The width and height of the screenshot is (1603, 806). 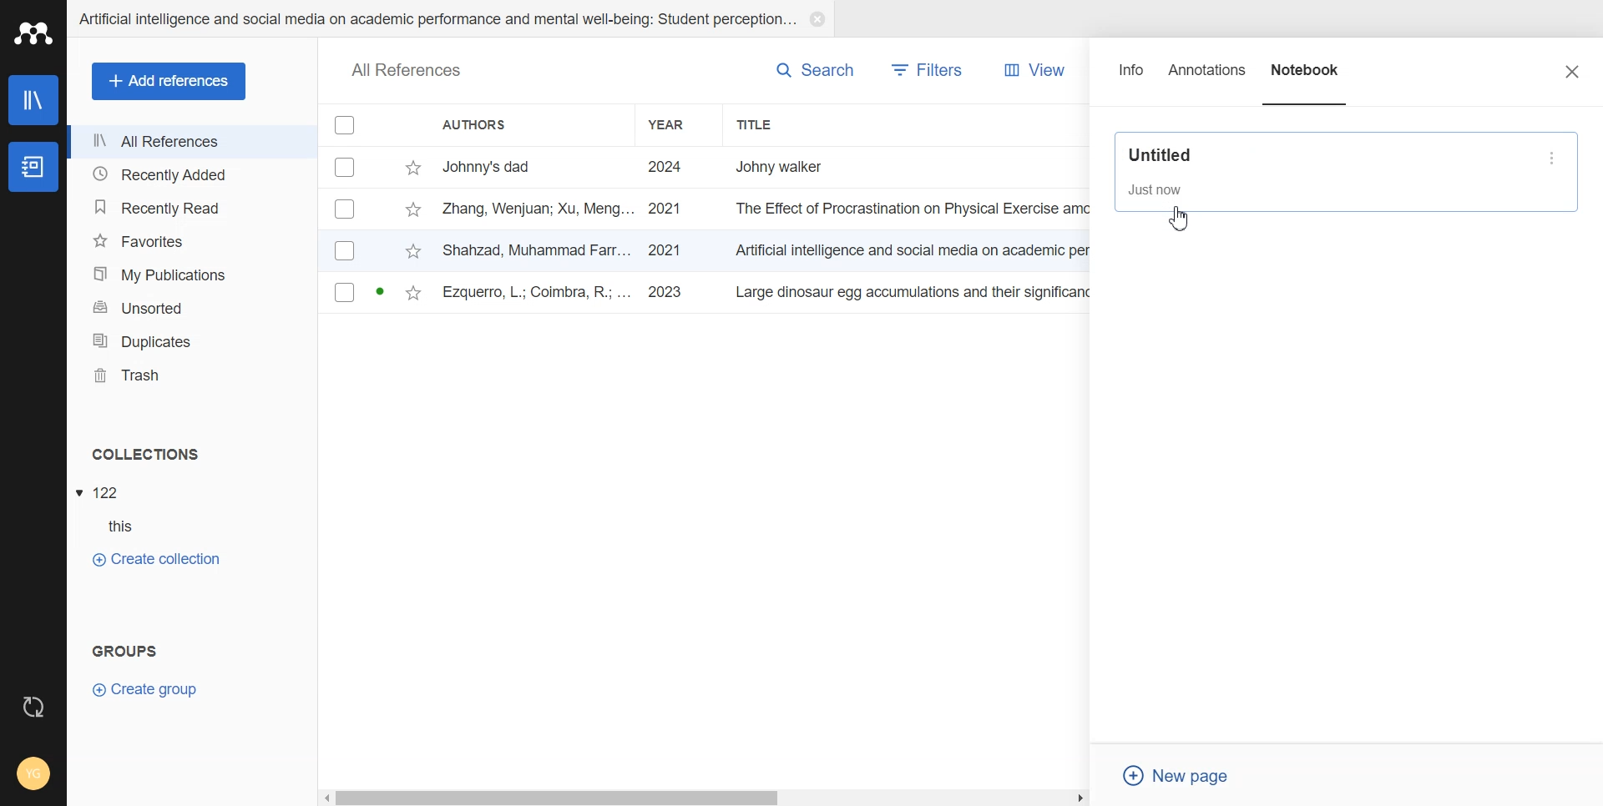 I want to click on View, so click(x=1029, y=70).